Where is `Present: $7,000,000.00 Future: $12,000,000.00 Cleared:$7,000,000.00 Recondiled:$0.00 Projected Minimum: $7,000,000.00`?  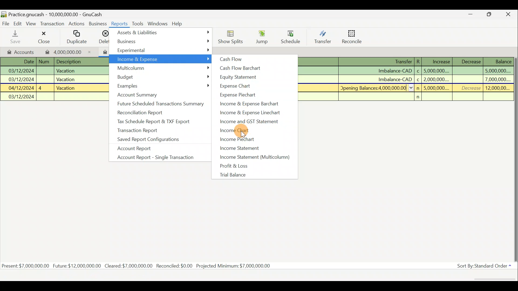 Present: $7,000,000.00 Future: $12,000,000.00 Cleared:$7,000,000.00 Recondiled:$0.00 Projected Minimum: $7,000,000.00 is located at coordinates (137, 265).